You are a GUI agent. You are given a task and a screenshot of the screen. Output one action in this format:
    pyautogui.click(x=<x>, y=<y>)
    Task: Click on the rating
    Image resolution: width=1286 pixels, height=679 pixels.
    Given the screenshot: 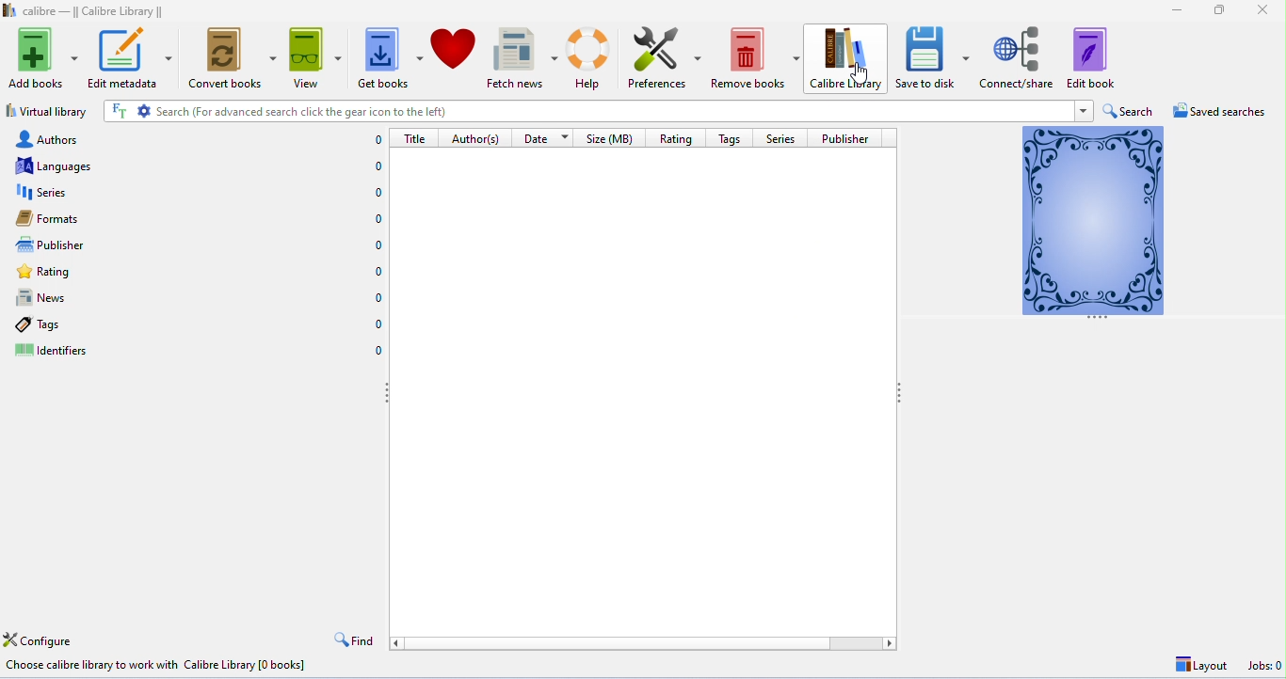 What is the action you would take?
    pyautogui.click(x=198, y=272)
    